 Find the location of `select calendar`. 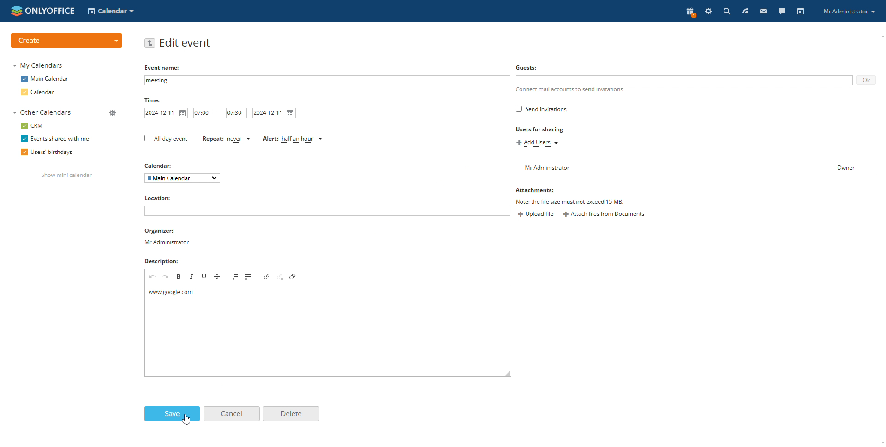

select calendar is located at coordinates (182, 178).